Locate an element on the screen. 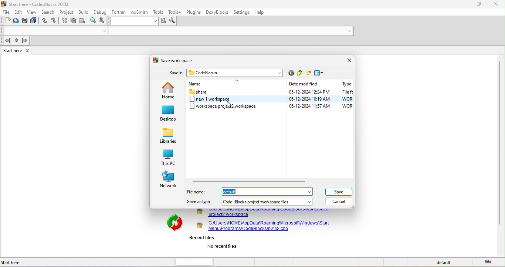 This screenshot has width=505, height=267. go to last folder is located at coordinates (291, 73).